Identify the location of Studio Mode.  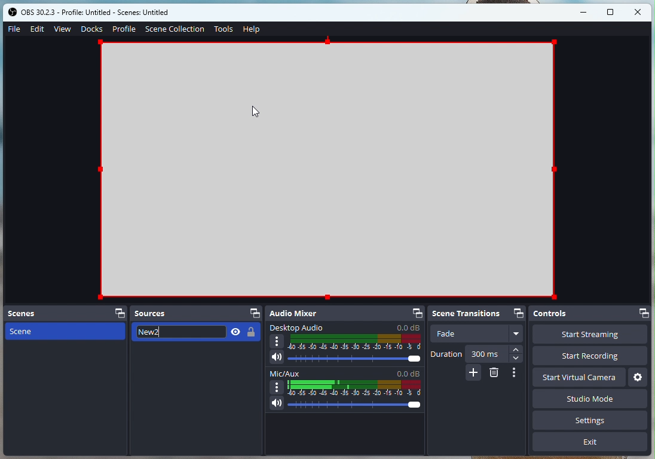
(555, 400).